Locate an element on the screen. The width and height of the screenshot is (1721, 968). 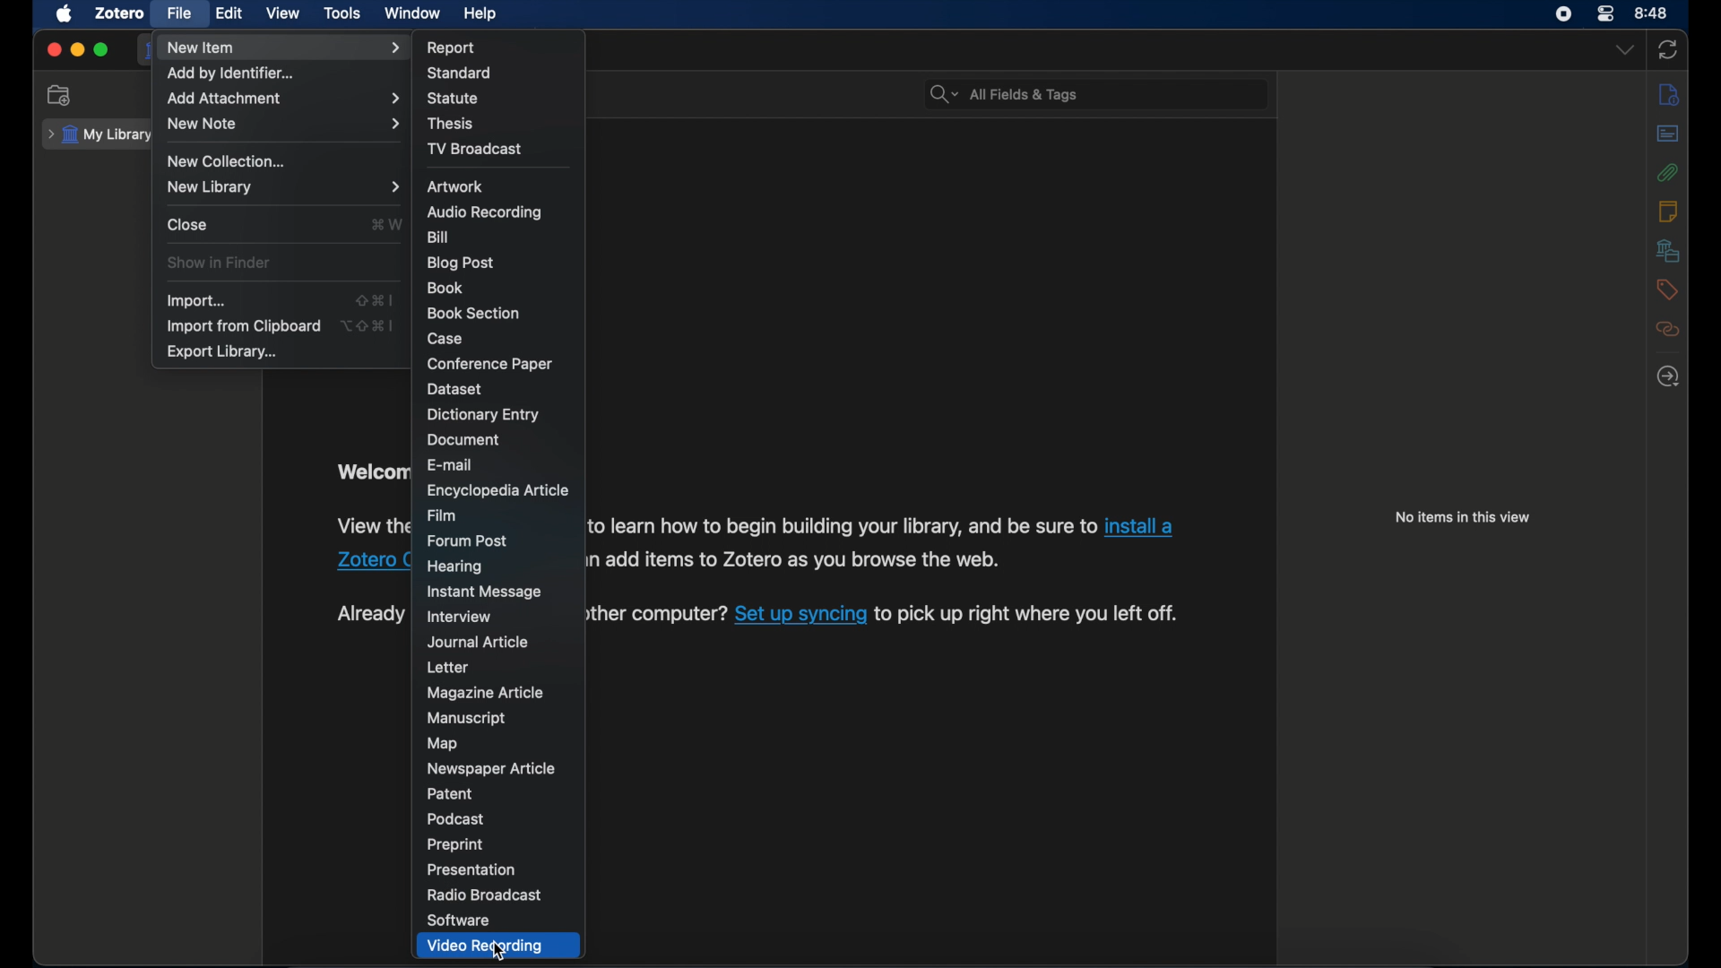
cursor on Video Recording is located at coordinates (501, 953).